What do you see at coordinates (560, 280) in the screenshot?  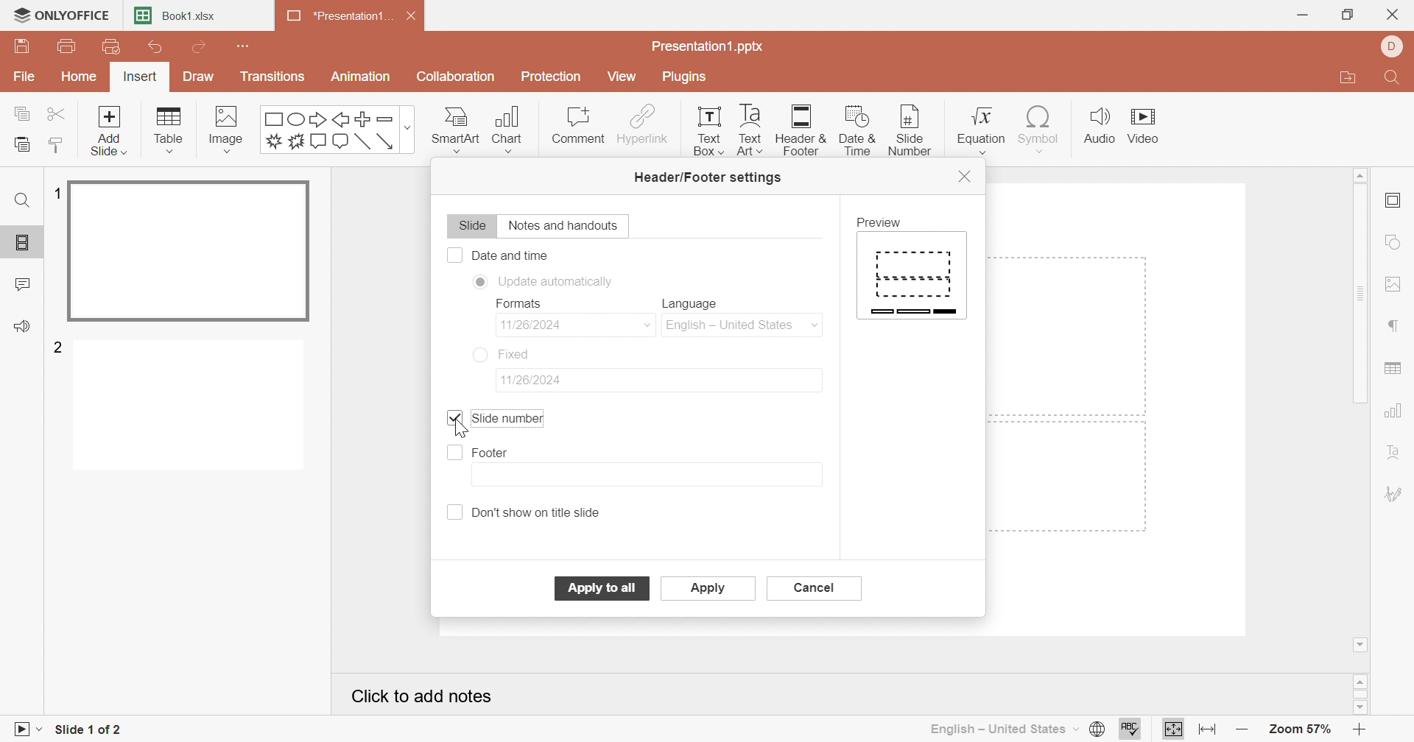 I see `Update automatically` at bounding box center [560, 280].